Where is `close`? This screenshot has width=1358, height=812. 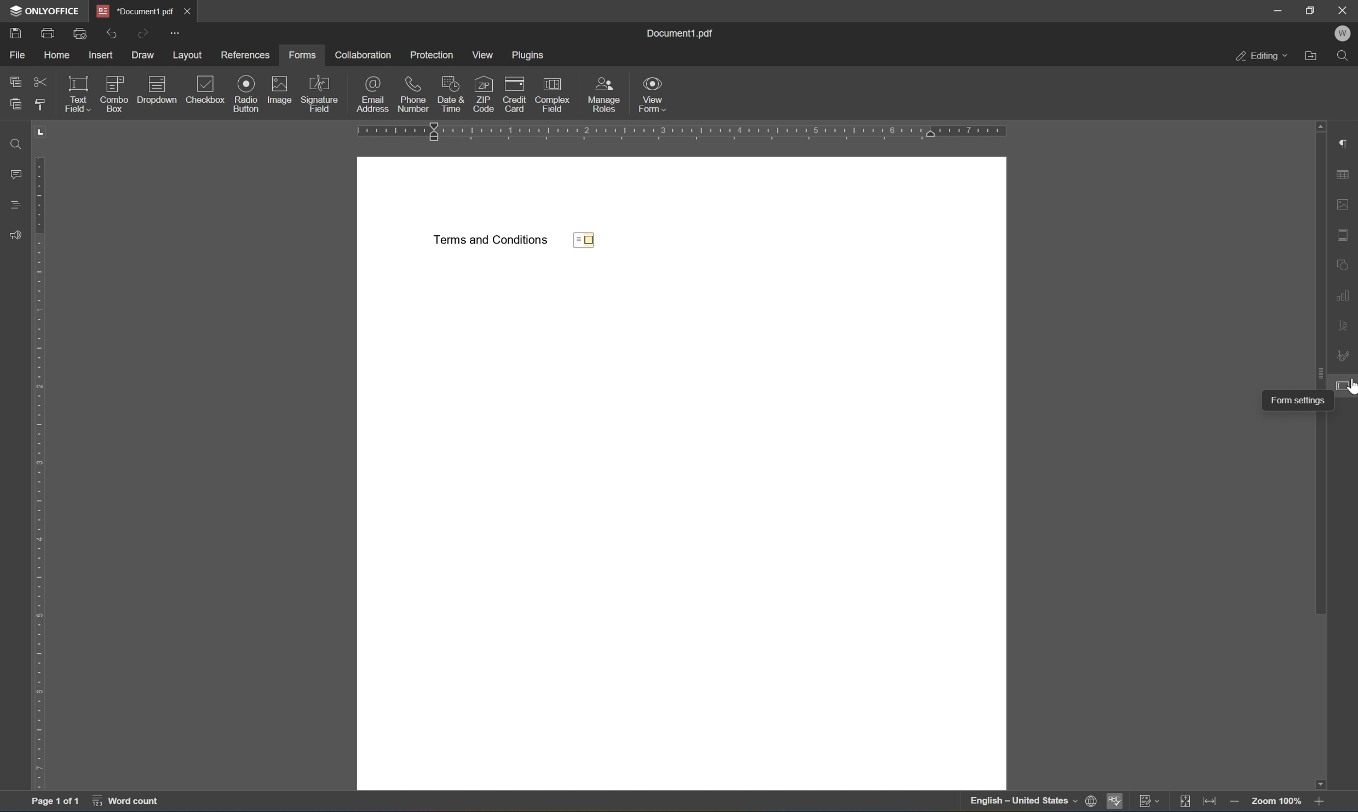
close is located at coordinates (1344, 10).